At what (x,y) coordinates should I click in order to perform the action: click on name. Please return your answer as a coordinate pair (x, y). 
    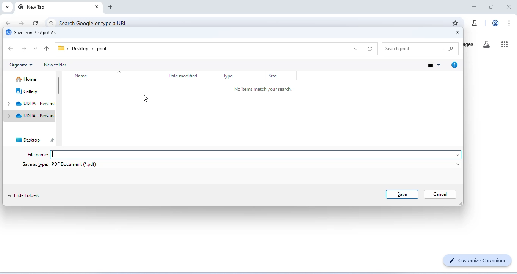
    Looking at the image, I should click on (82, 76).